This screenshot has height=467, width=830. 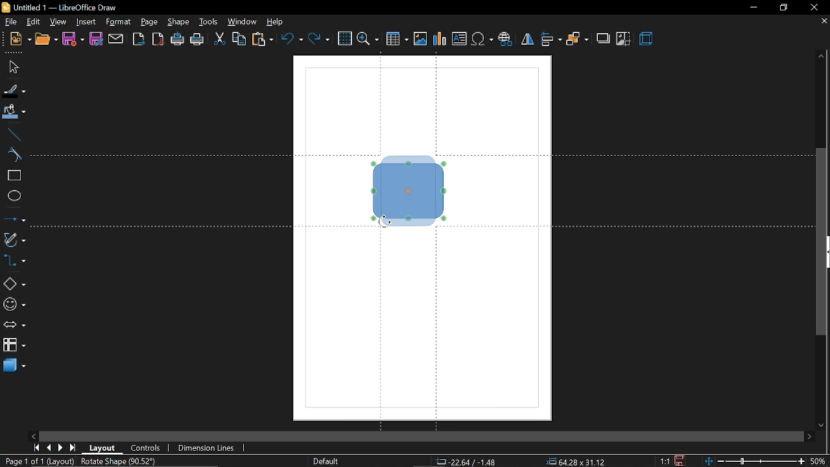 What do you see at coordinates (159, 38) in the screenshot?
I see `export as pdf` at bounding box center [159, 38].